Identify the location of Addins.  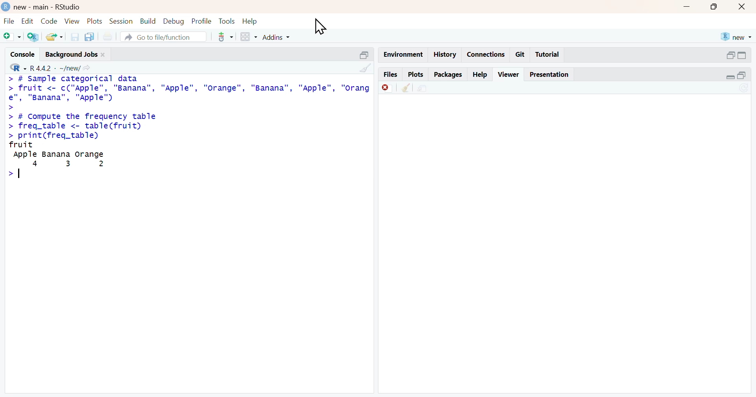
(276, 37).